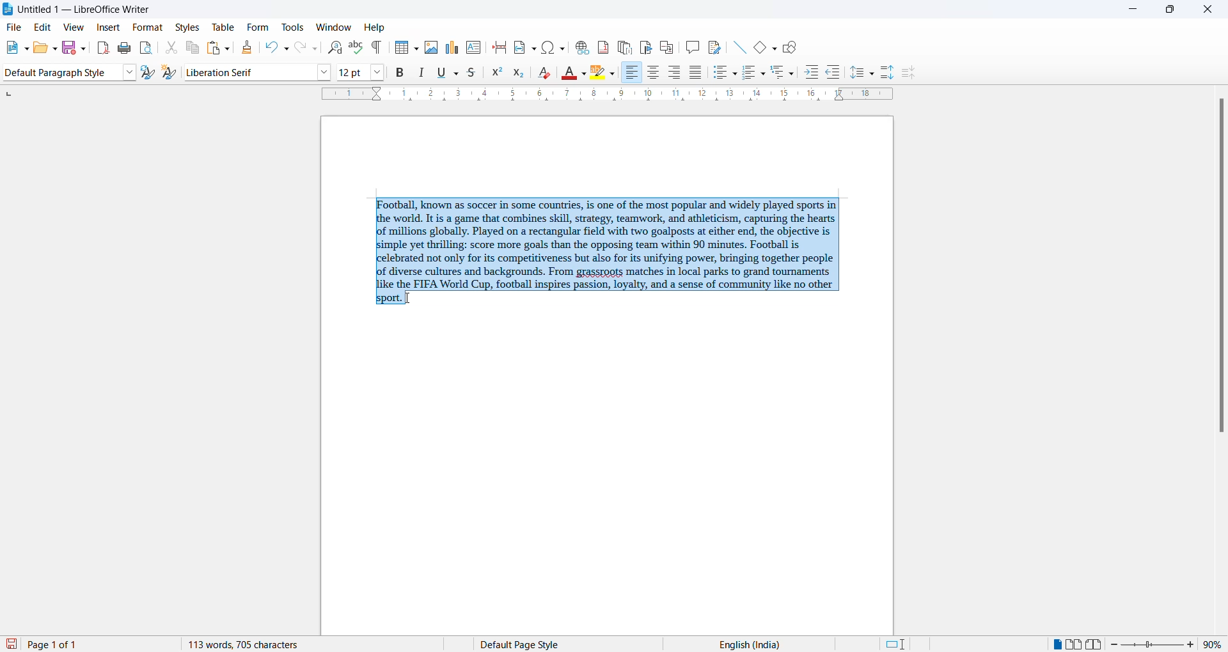 This screenshot has height=652, width=1228. What do you see at coordinates (471, 72) in the screenshot?
I see `strike through` at bounding box center [471, 72].